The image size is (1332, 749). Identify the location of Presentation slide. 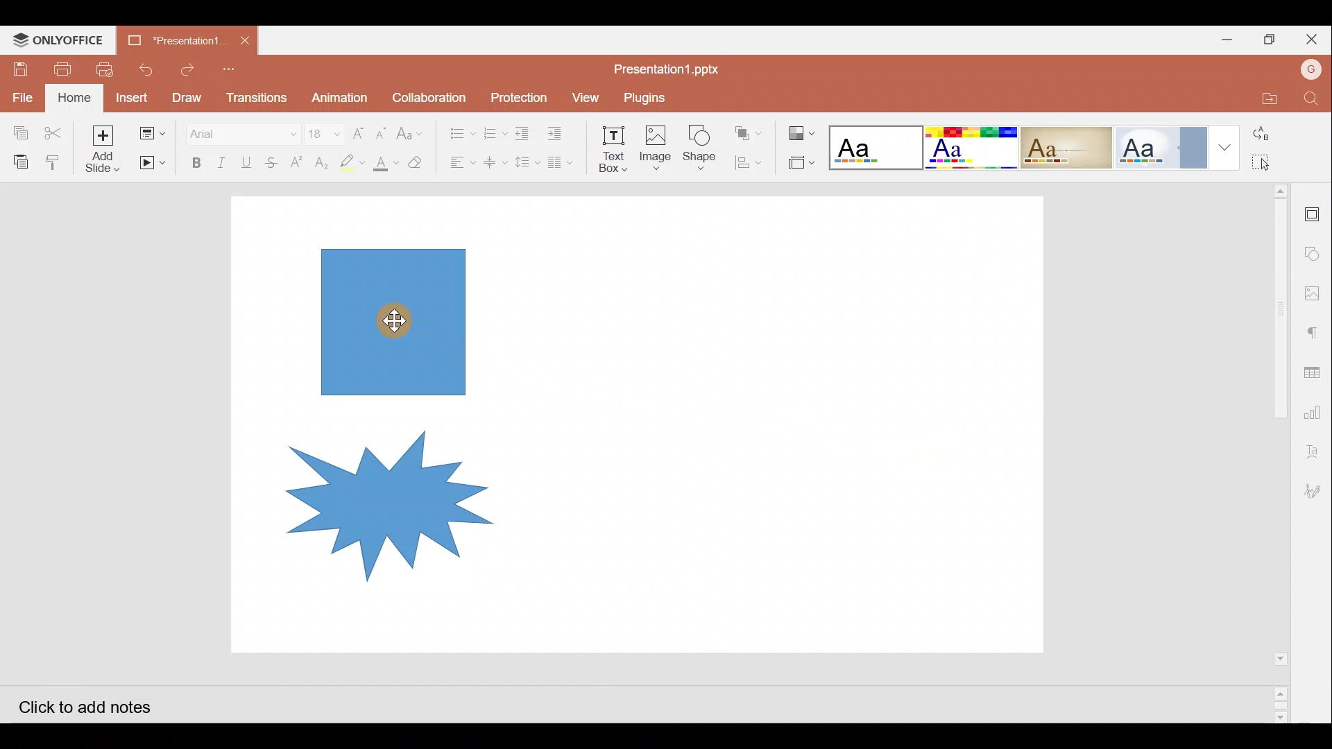
(790, 424).